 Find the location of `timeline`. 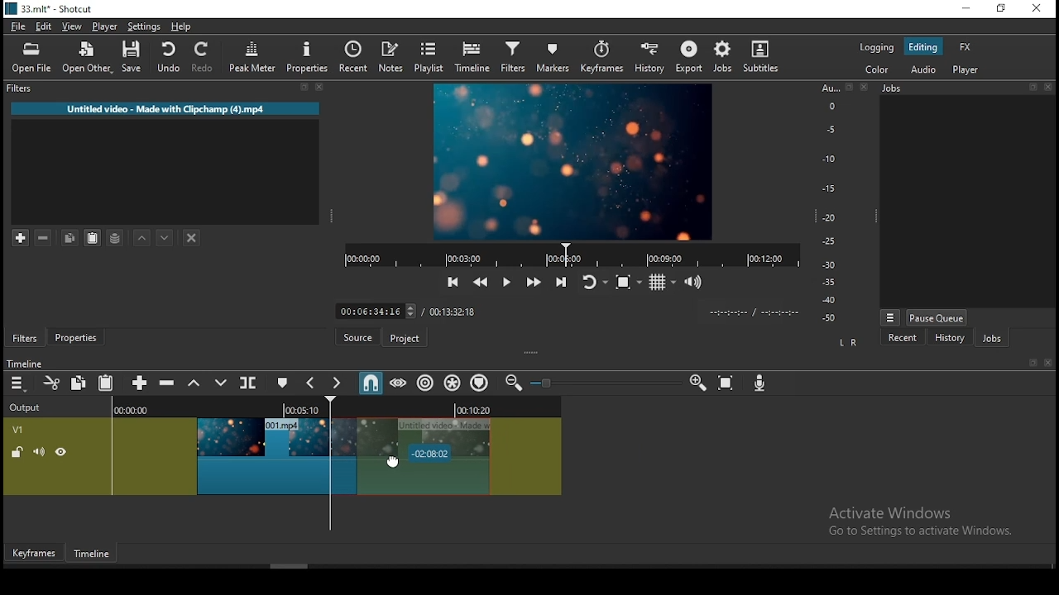

timeline is located at coordinates (472, 58).